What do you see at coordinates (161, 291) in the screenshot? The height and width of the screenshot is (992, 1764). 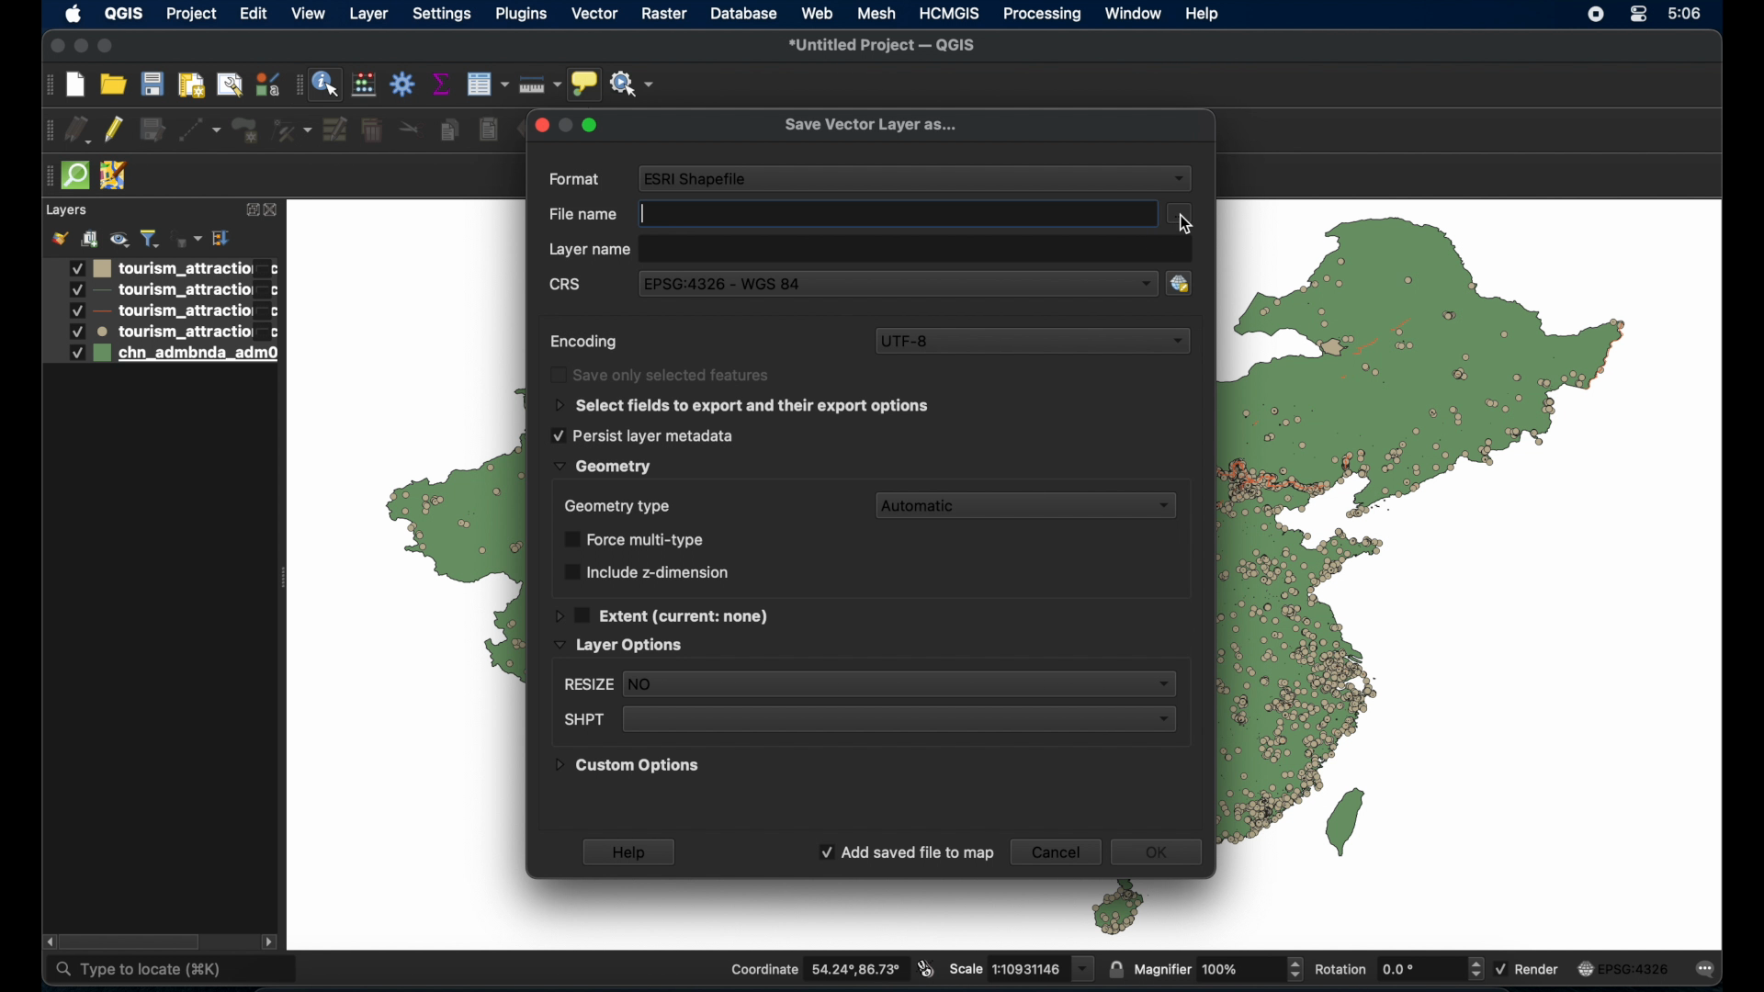 I see `layer 2` at bounding box center [161, 291].